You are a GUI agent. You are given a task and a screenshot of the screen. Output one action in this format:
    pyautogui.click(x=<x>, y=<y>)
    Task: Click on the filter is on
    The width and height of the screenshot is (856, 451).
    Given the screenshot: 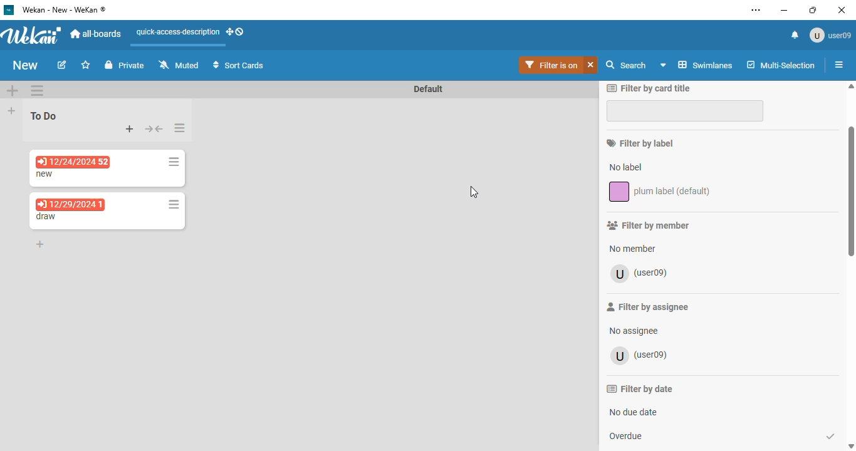 What is the action you would take?
    pyautogui.click(x=551, y=65)
    